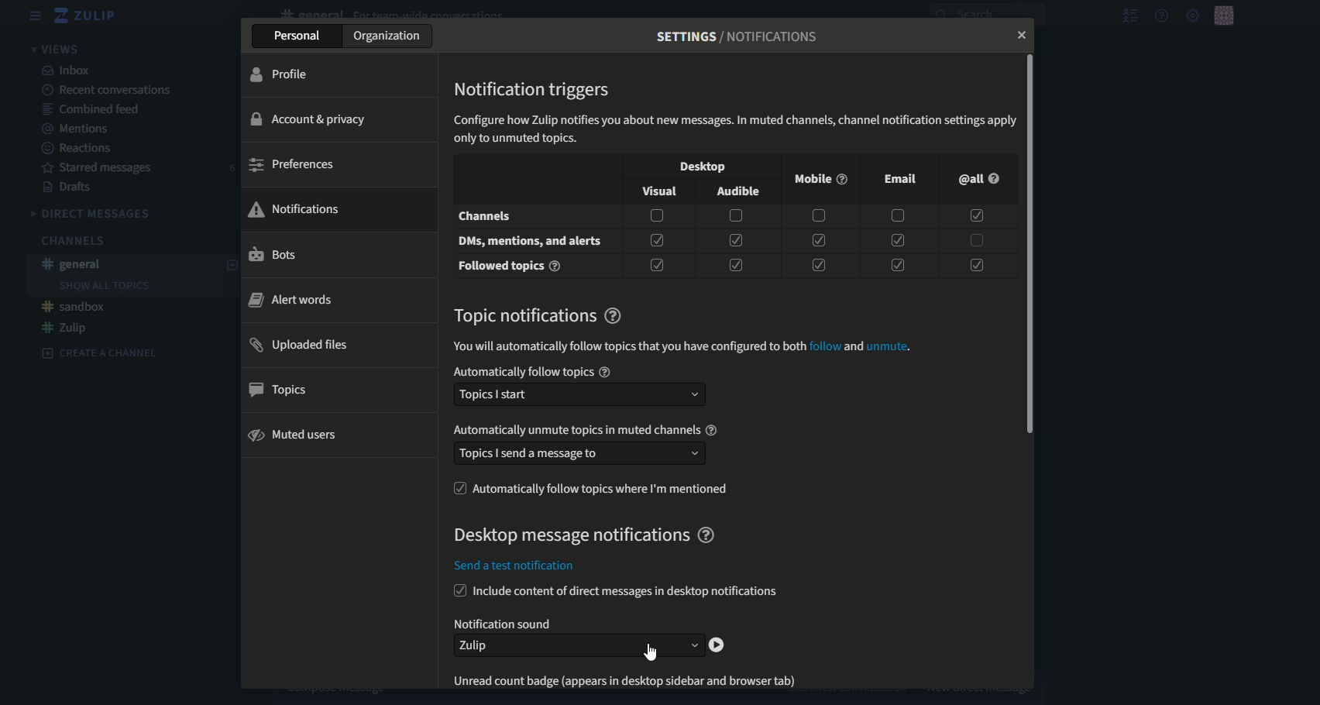 The height and width of the screenshot is (705, 1320). Describe the element at coordinates (273, 256) in the screenshot. I see `bots` at that location.